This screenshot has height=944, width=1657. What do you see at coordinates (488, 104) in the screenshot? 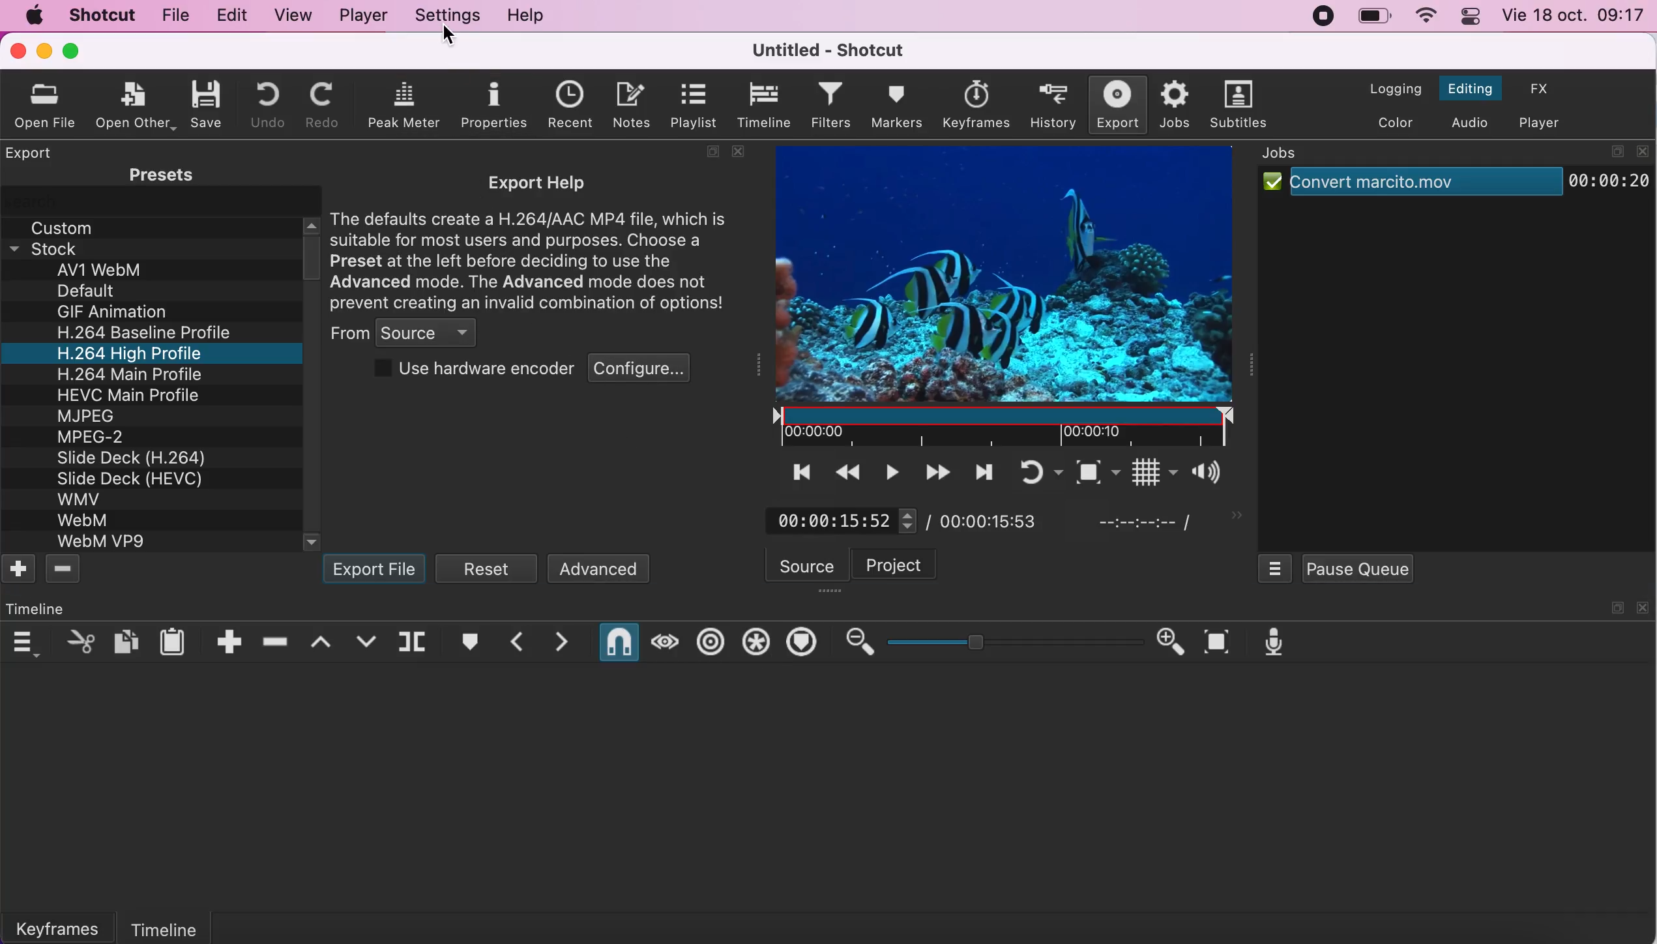
I see `properties` at bounding box center [488, 104].